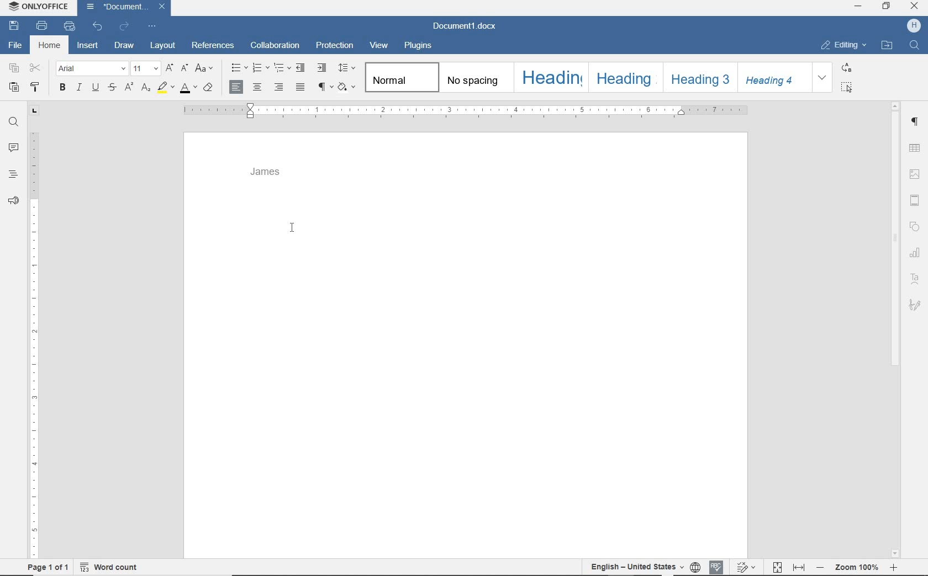 The image size is (928, 576). Describe the element at coordinates (184, 68) in the screenshot. I see `decrement font size` at that location.